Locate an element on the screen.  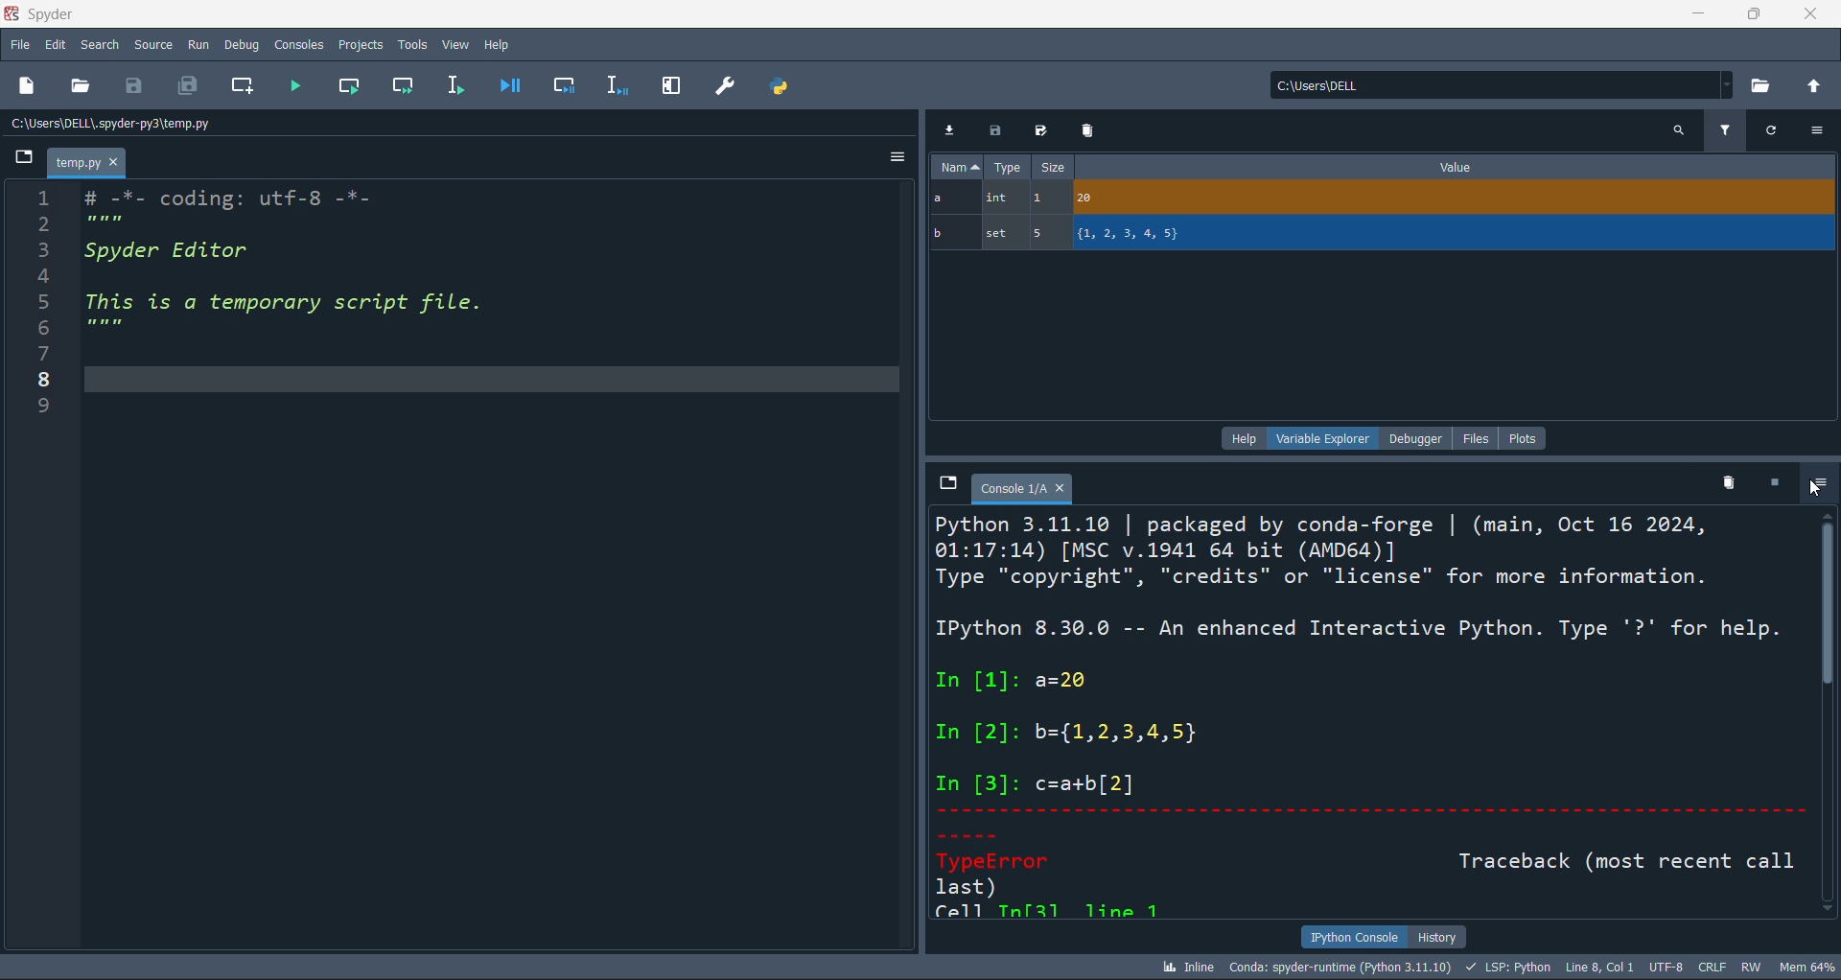
run cell is located at coordinates (357, 87).